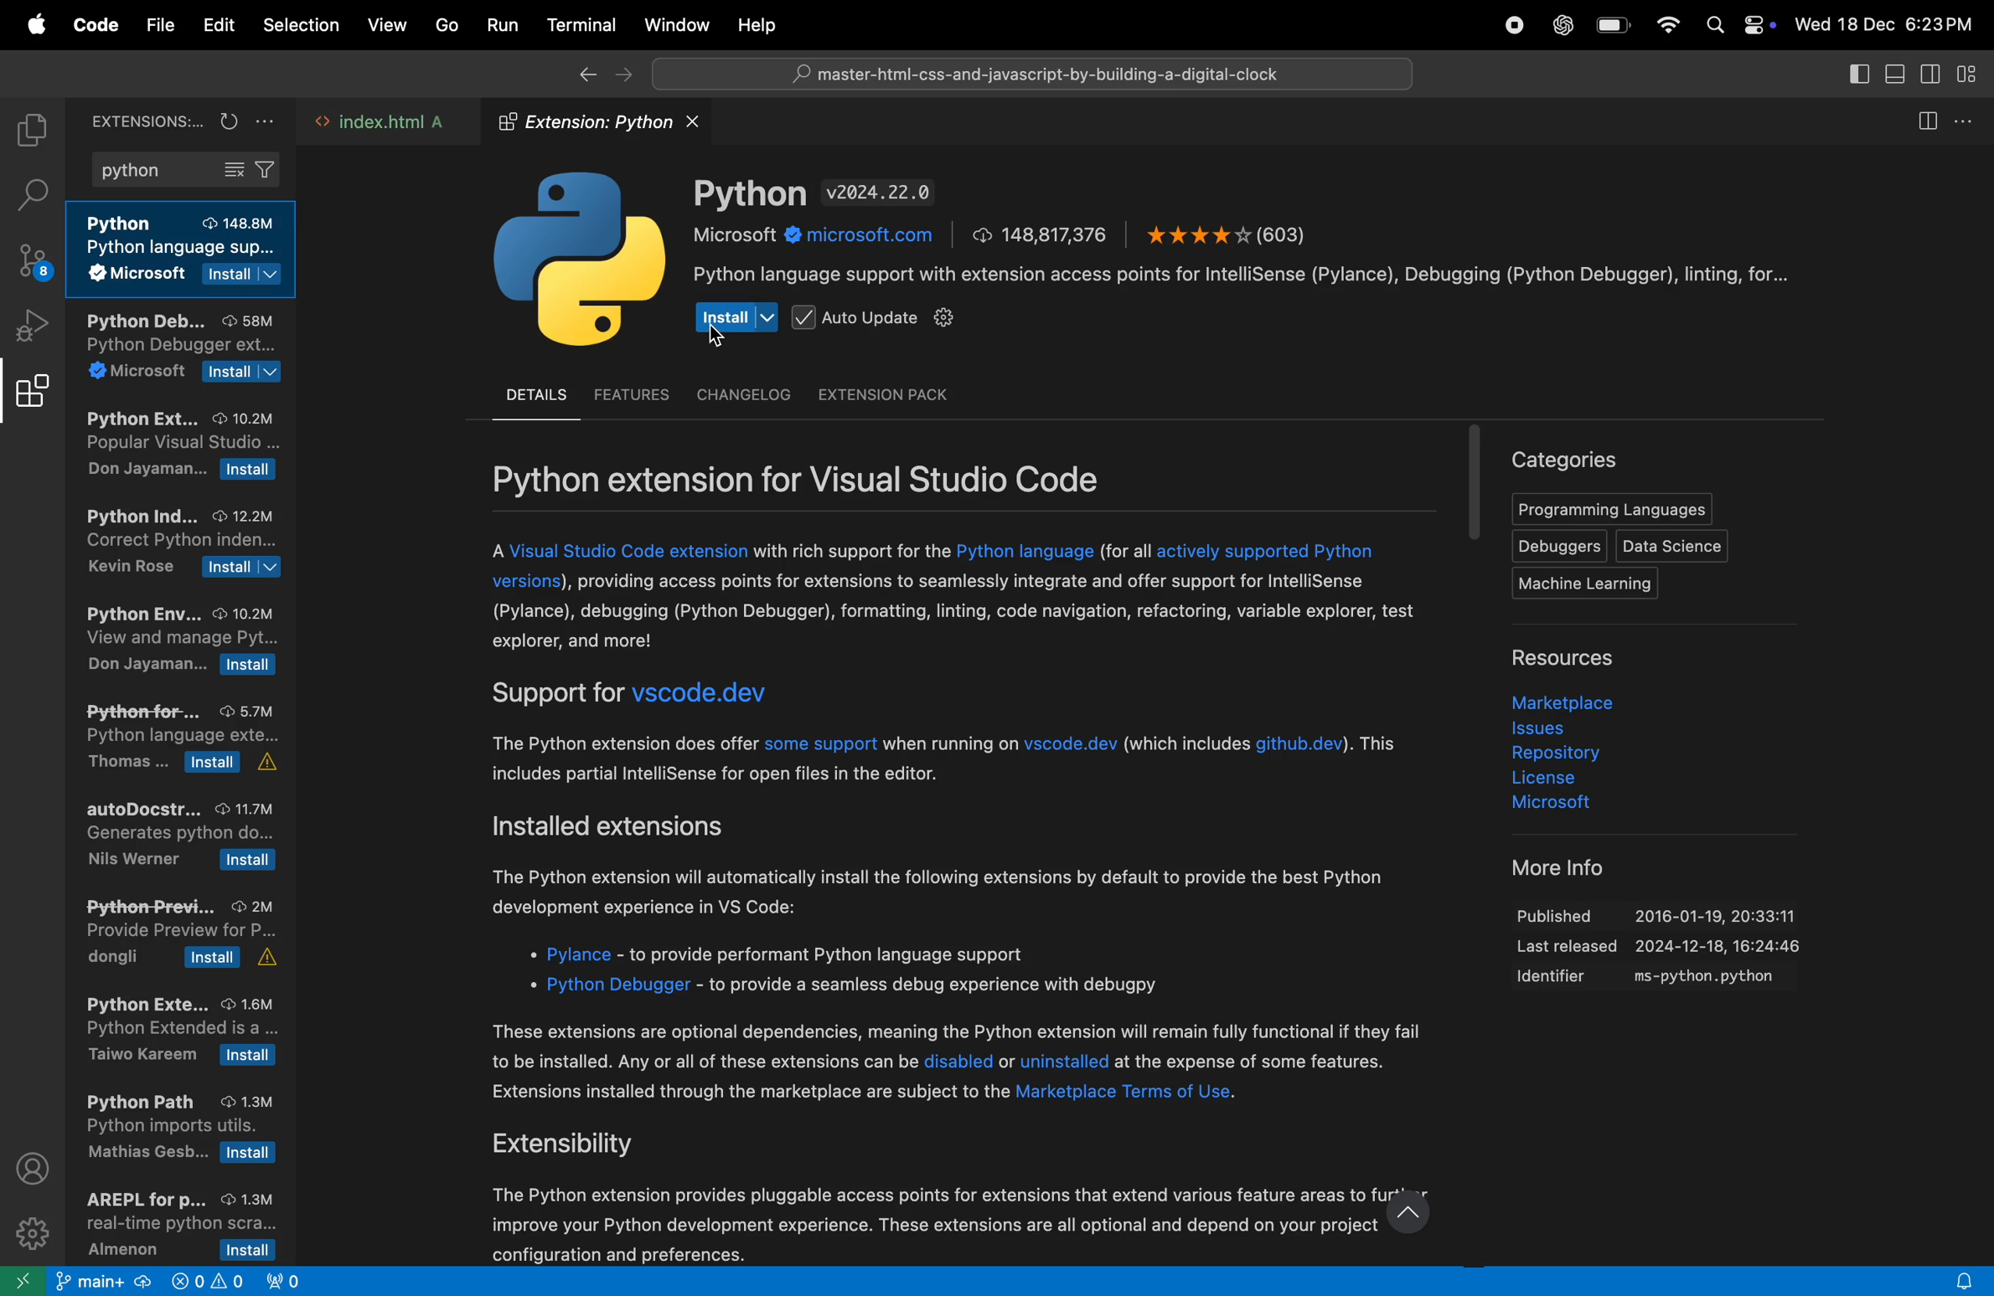  What do you see at coordinates (1594, 584) in the screenshot?
I see `machine learning` at bounding box center [1594, 584].